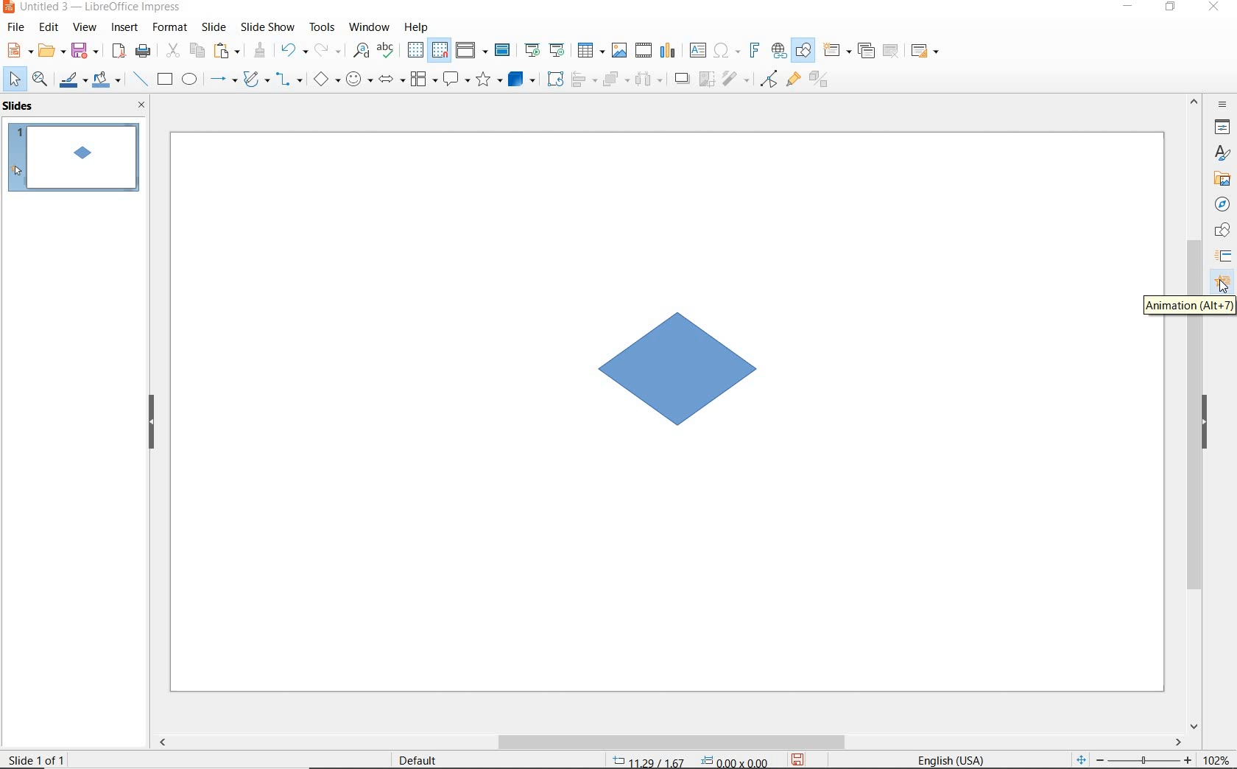 The height and width of the screenshot is (769, 1237). What do you see at coordinates (621, 51) in the screenshot?
I see `insert image` at bounding box center [621, 51].